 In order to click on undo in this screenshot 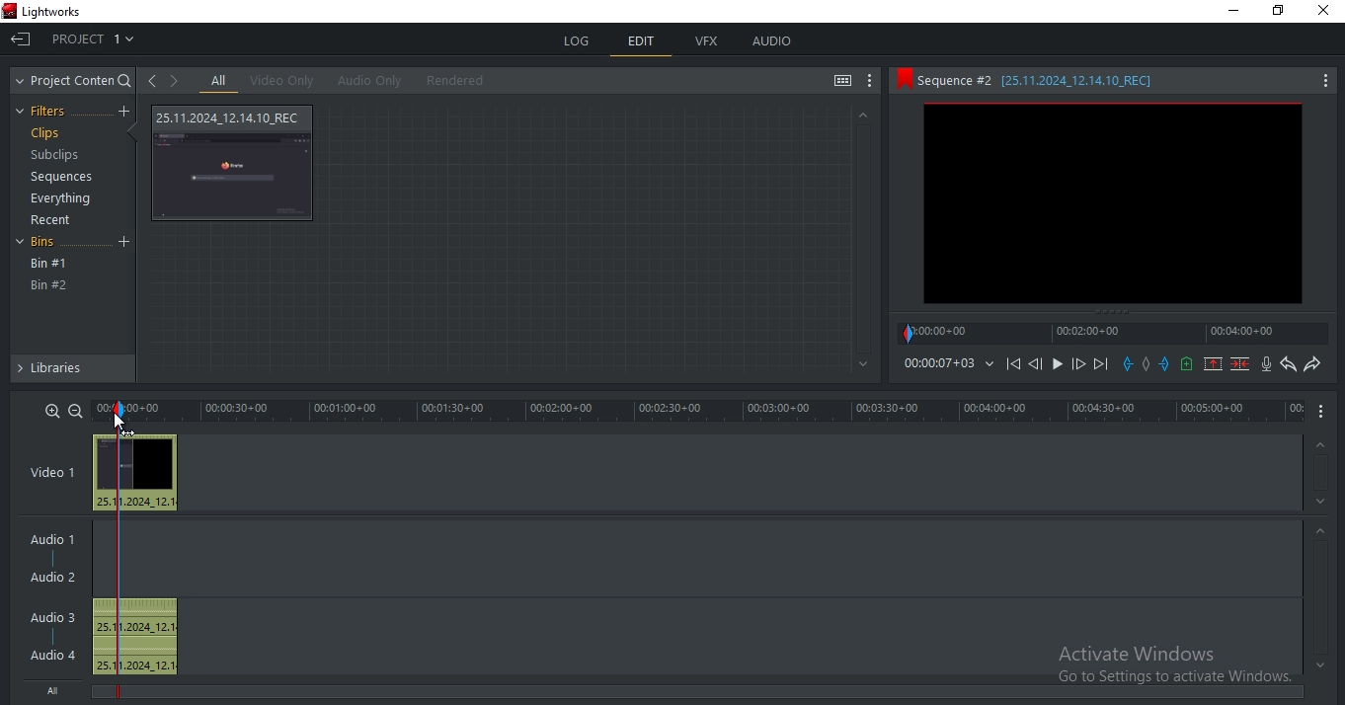, I will do `click(1289, 364)`.